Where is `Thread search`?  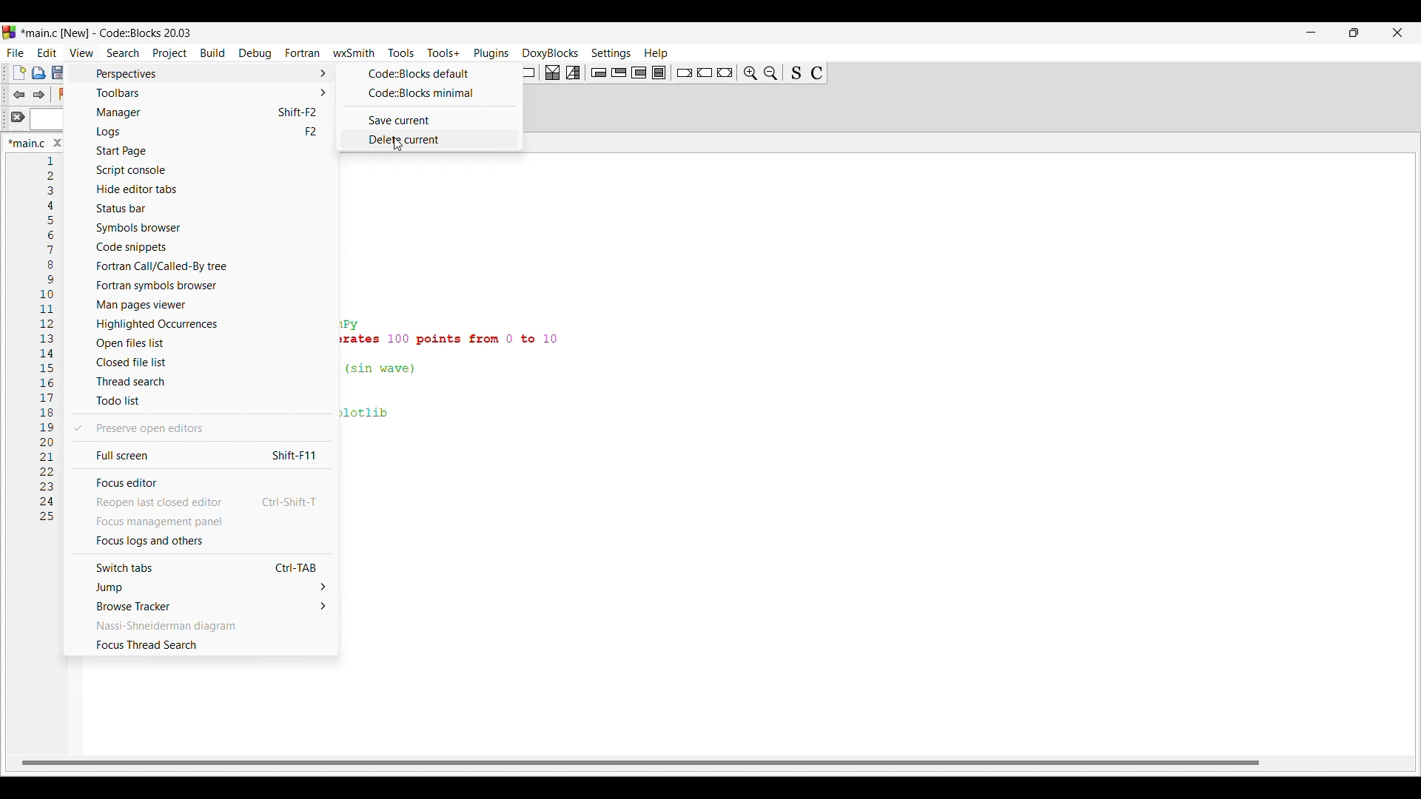 Thread search is located at coordinates (201, 381).